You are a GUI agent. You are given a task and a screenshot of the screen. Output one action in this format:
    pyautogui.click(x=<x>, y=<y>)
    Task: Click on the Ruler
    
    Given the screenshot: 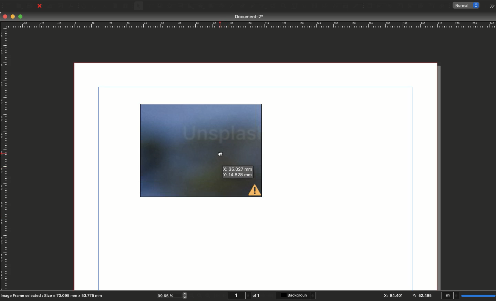 What is the action you would take?
    pyautogui.click(x=4, y=155)
    